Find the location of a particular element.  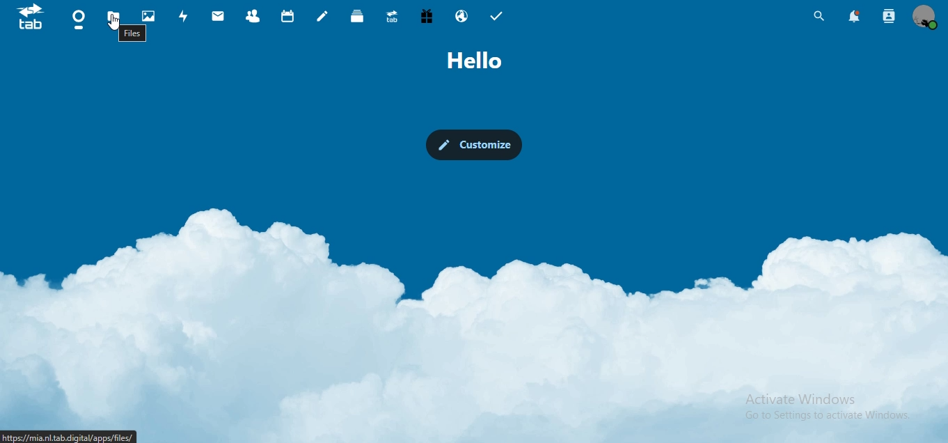

tasks is located at coordinates (498, 17).